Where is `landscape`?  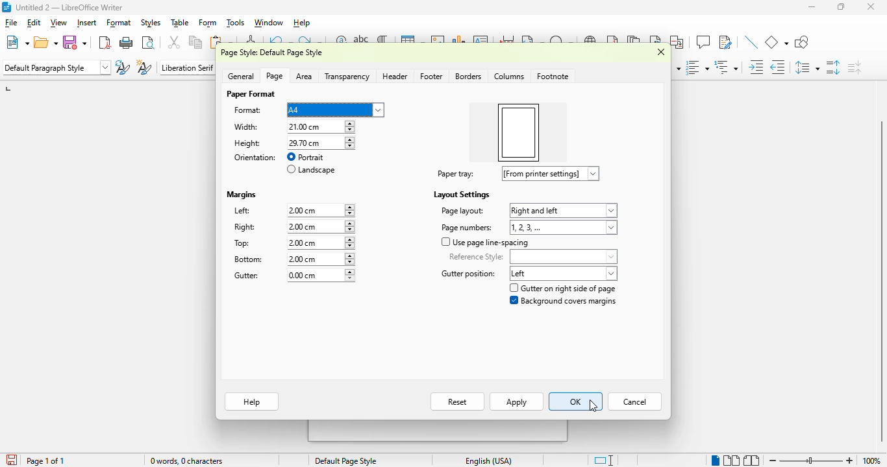 landscape is located at coordinates (312, 169).